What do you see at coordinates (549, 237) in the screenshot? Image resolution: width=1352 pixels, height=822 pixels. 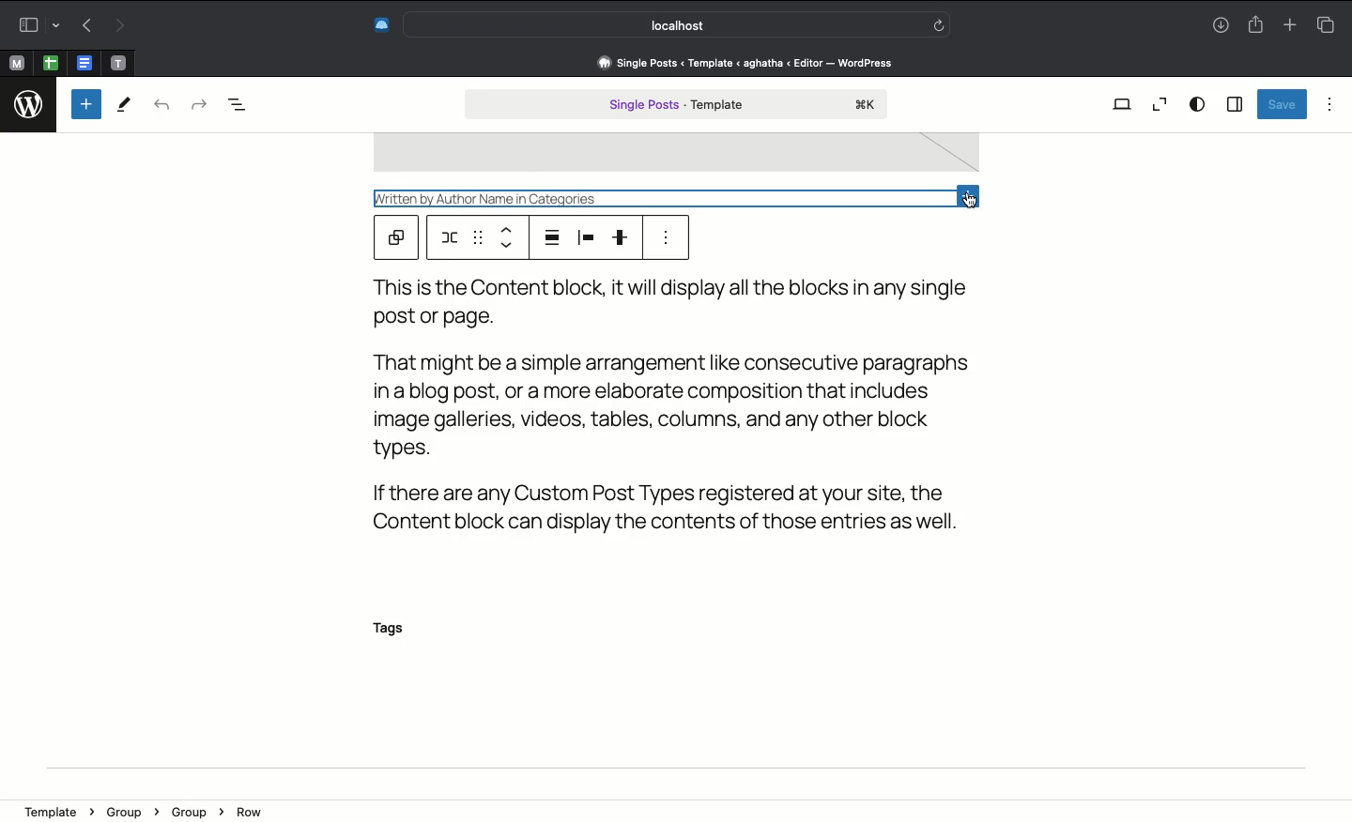 I see `Align` at bounding box center [549, 237].